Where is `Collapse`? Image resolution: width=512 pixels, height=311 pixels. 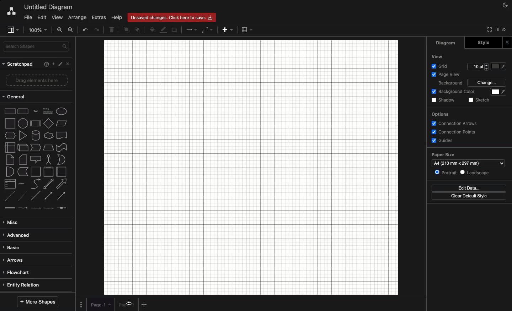
Collapse is located at coordinates (504, 29).